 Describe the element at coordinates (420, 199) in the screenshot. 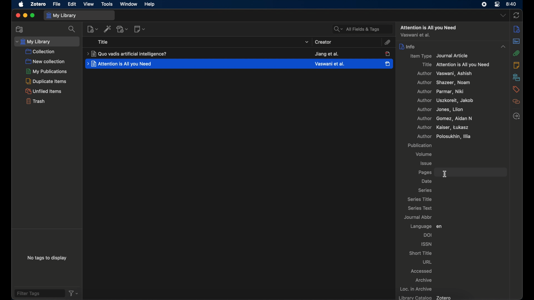

I see `series title` at that location.